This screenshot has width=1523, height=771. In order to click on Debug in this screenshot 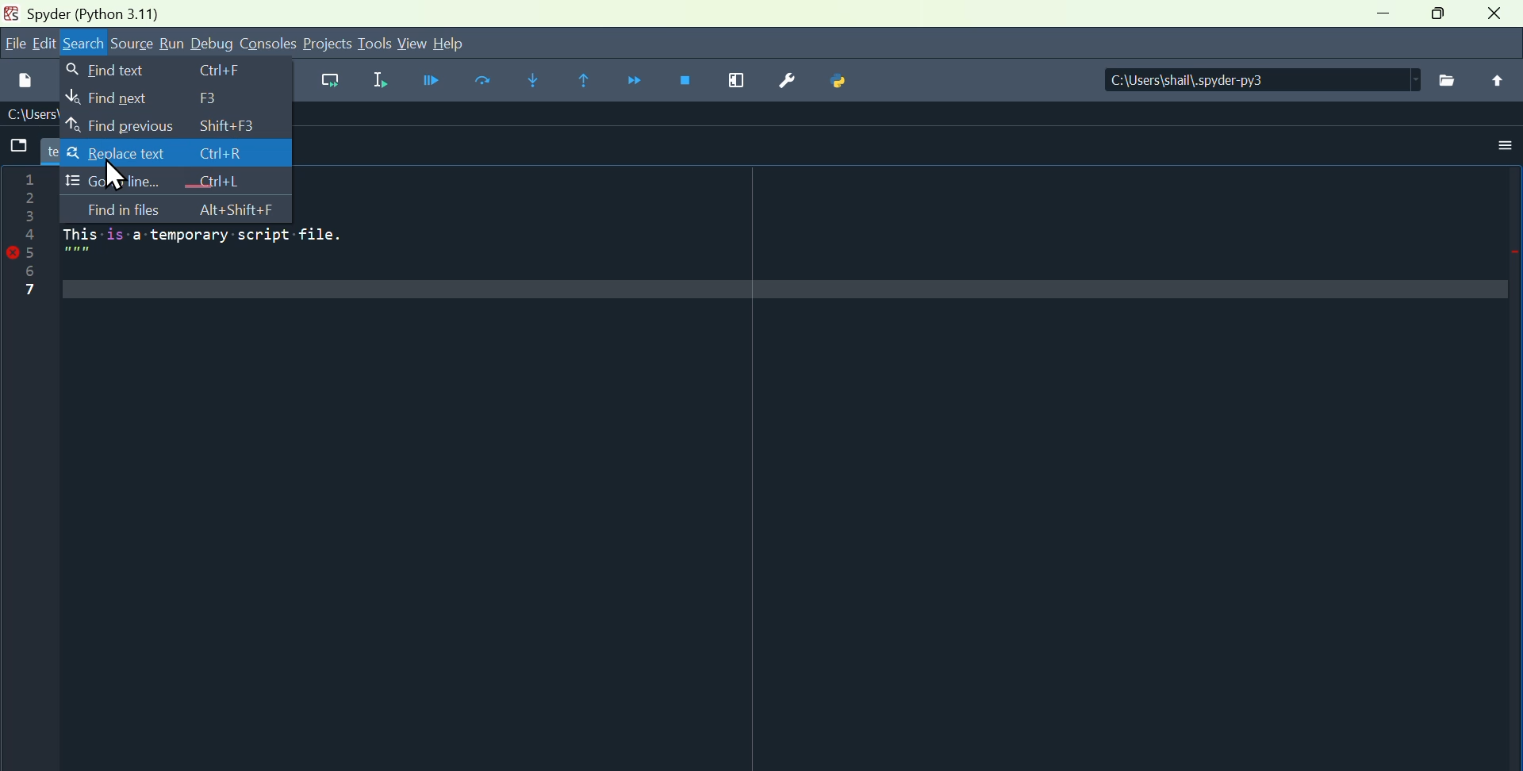, I will do `click(214, 46)`.